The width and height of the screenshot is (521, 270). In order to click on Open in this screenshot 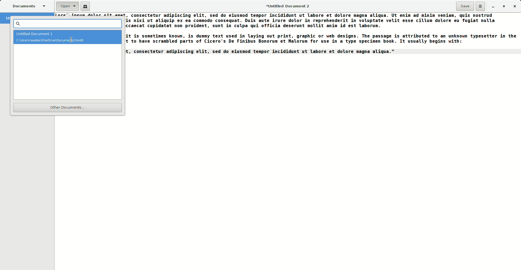, I will do `click(68, 7)`.